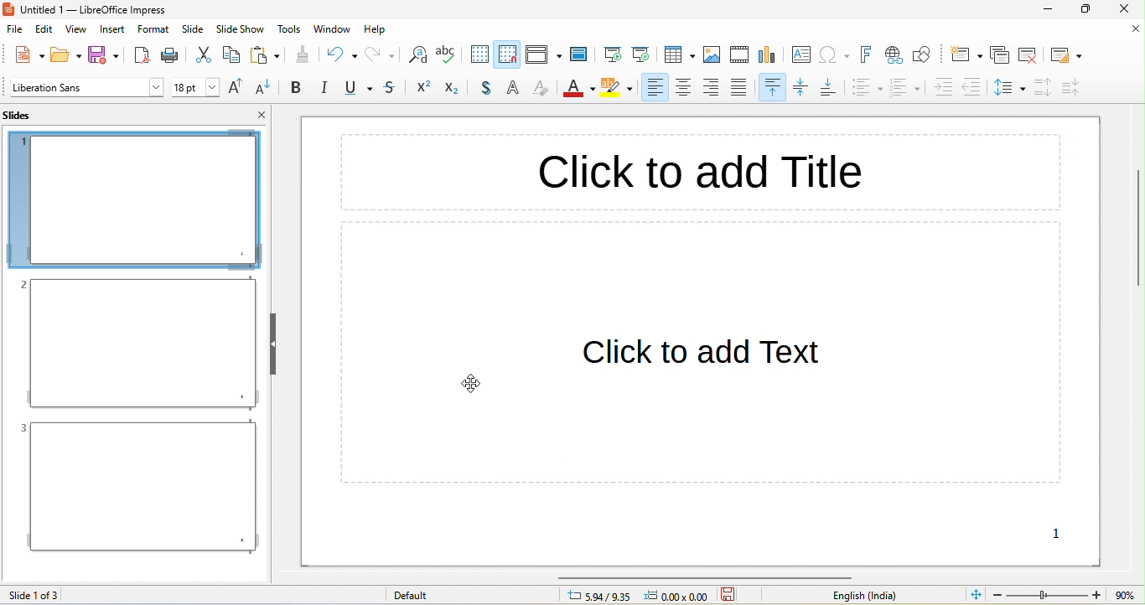 The width and height of the screenshot is (1145, 605). What do you see at coordinates (739, 54) in the screenshot?
I see `video` at bounding box center [739, 54].